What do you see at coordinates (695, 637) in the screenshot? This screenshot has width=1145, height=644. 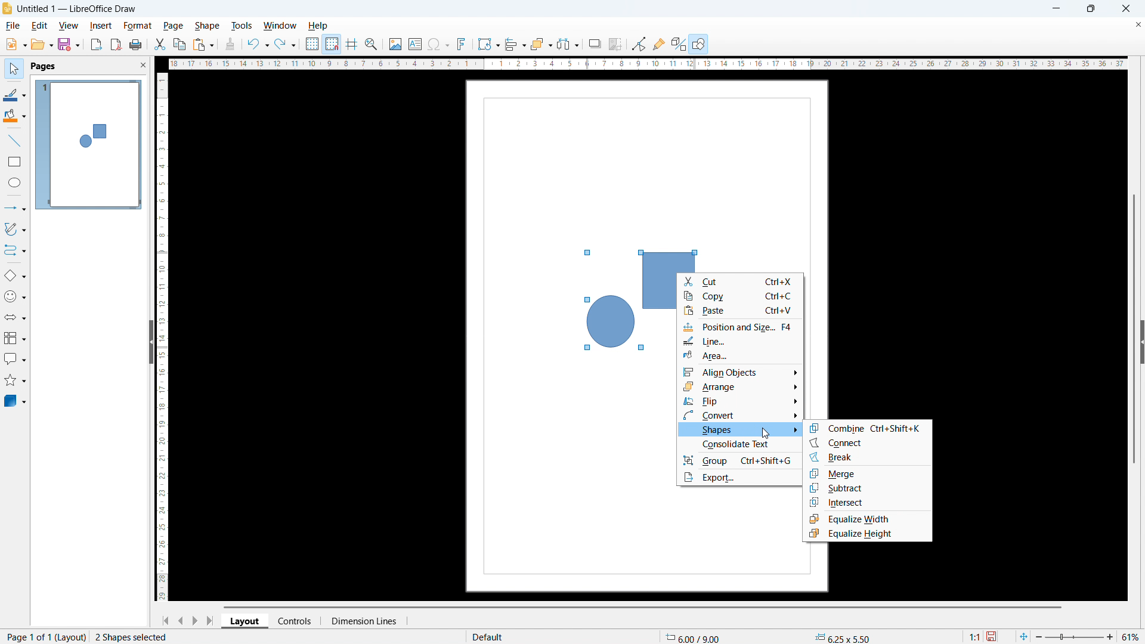 I see `cursor coordinate` at bounding box center [695, 637].